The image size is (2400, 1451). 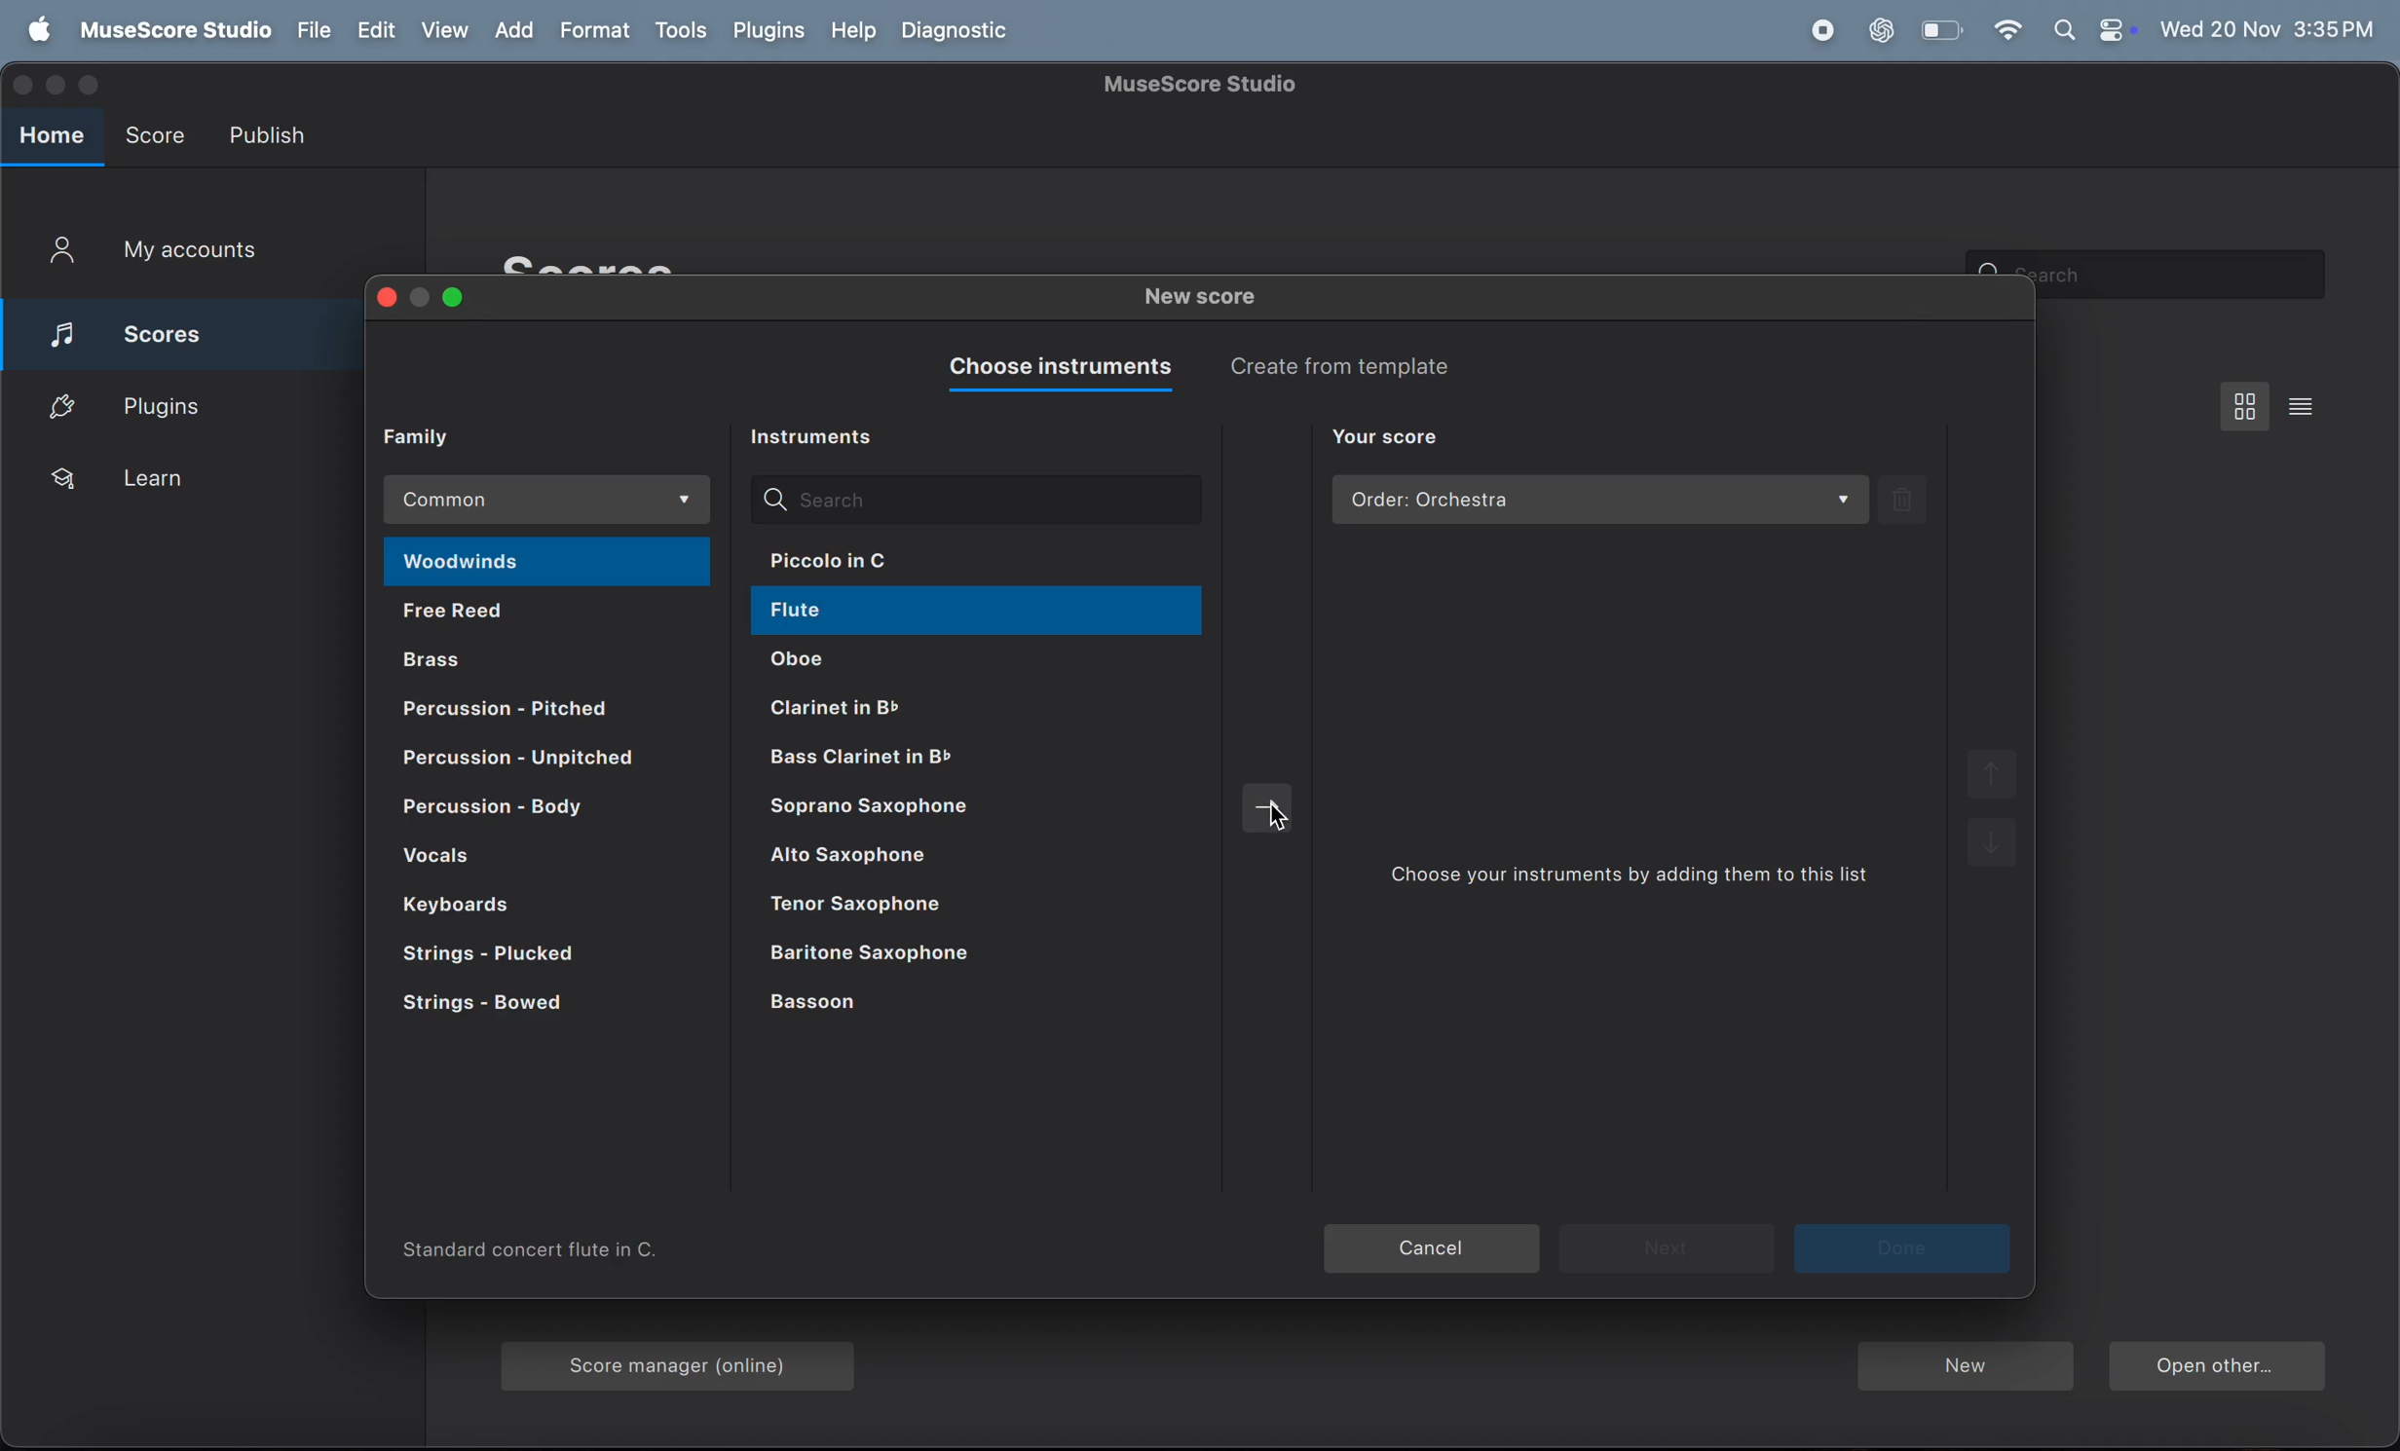 What do you see at coordinates (1433, 1250) in the screenshot?
I see `cancel` at bounding box center [1433, 1250].